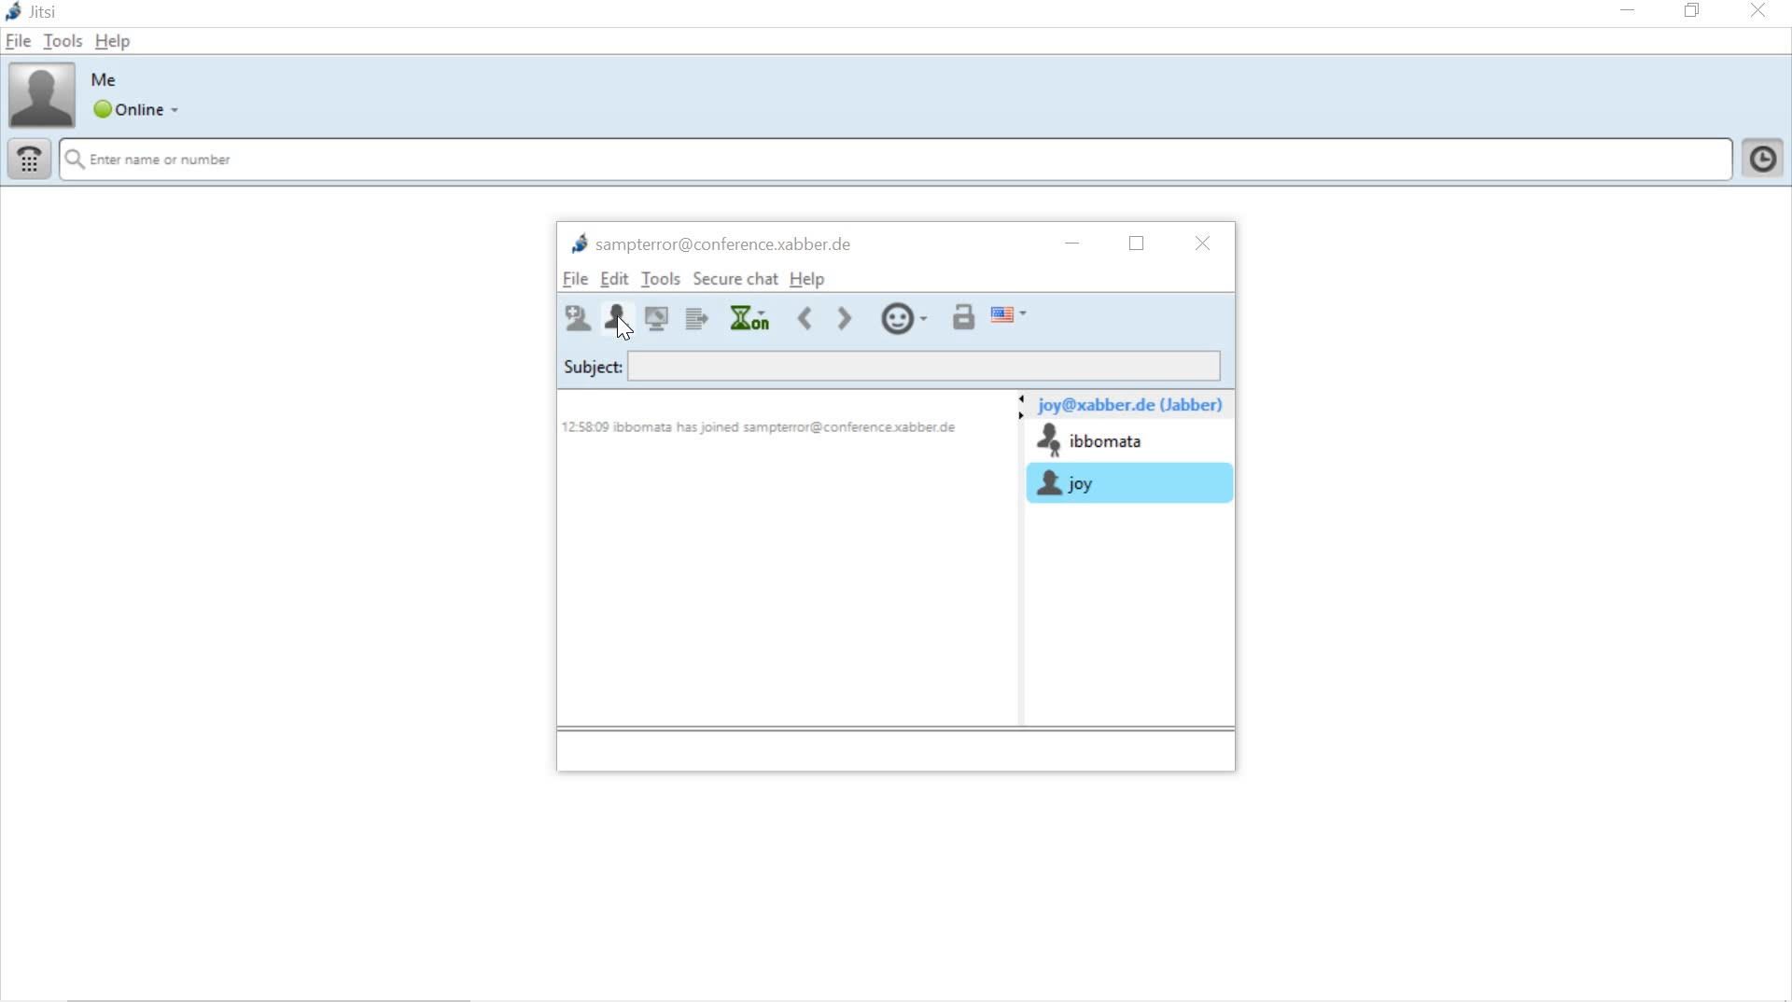  I want to click on move forward or back, so click(830, 320).